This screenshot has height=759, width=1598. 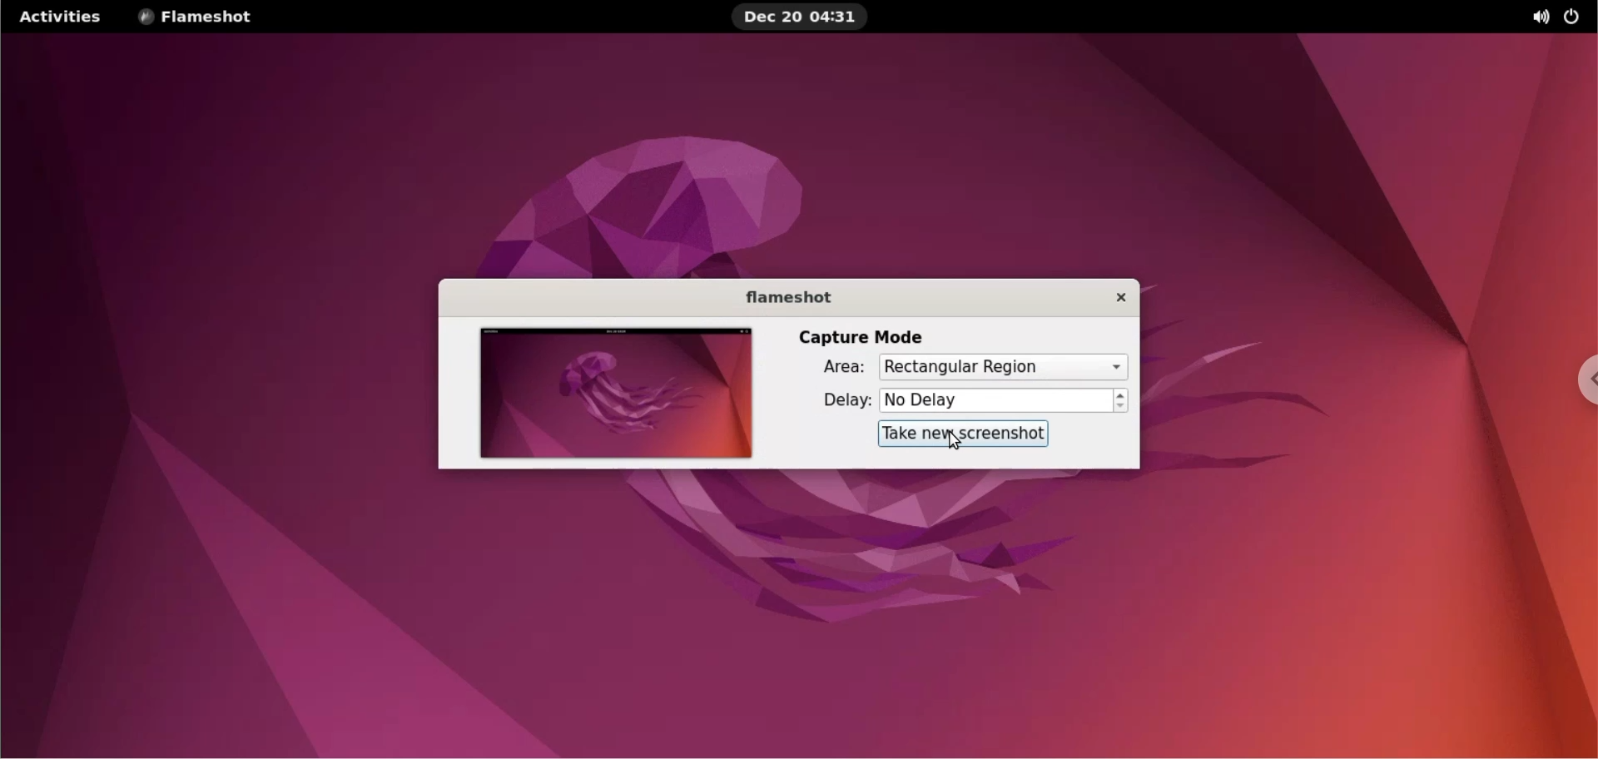 What do you see at coordinates (1578, 15) in the screenshot?
I see `power setting options` at bounding box center [1578, 15].